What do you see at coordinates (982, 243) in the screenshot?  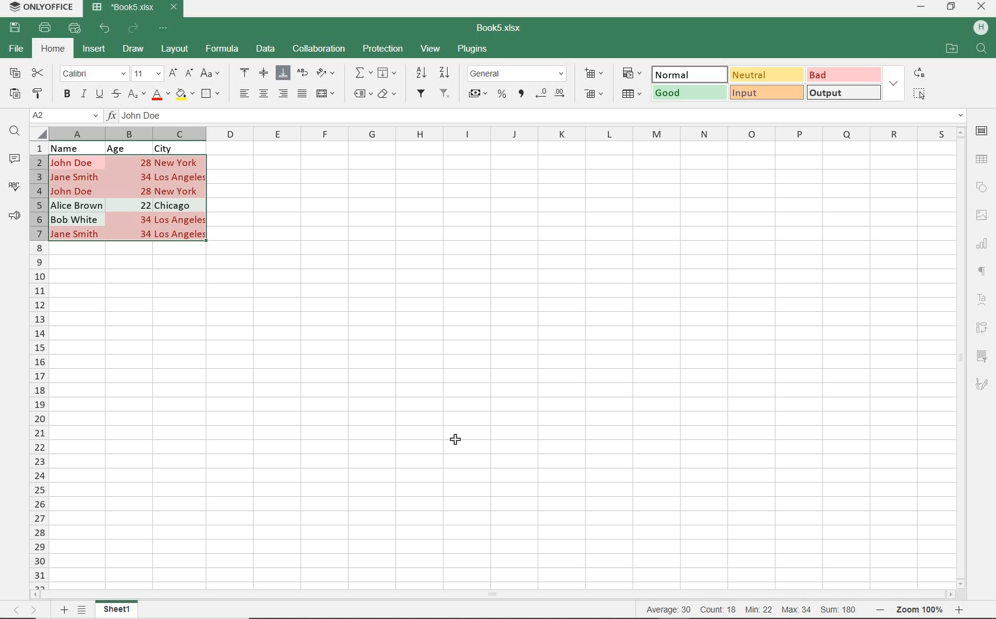 I see `CHART` at bounding box center [982, 243].